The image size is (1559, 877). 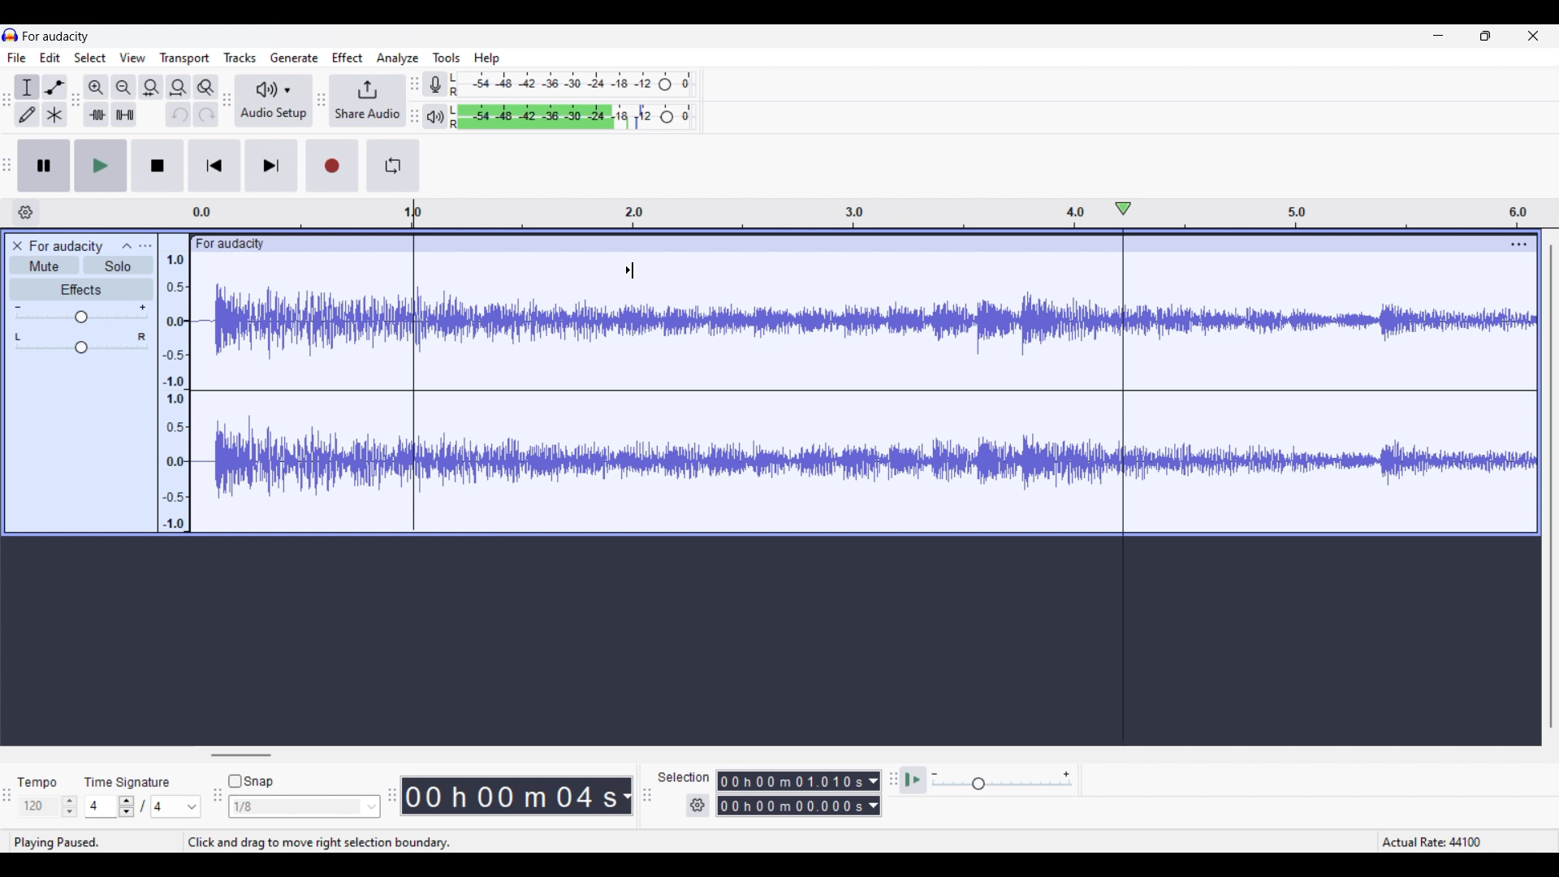 I want to click on Audio setup, so click(x=274, y=100).